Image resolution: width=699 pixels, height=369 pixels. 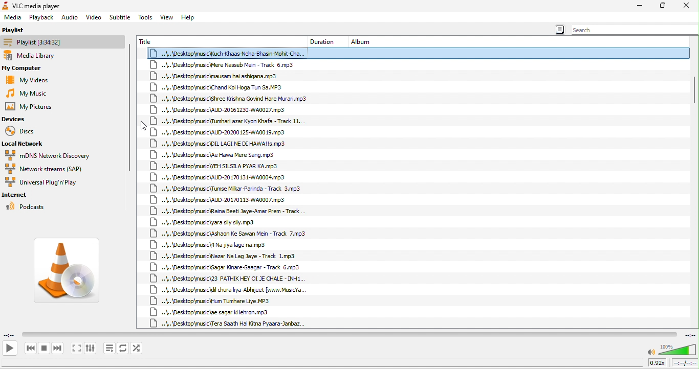 I want to click on devices, so click(x=18, y=120).